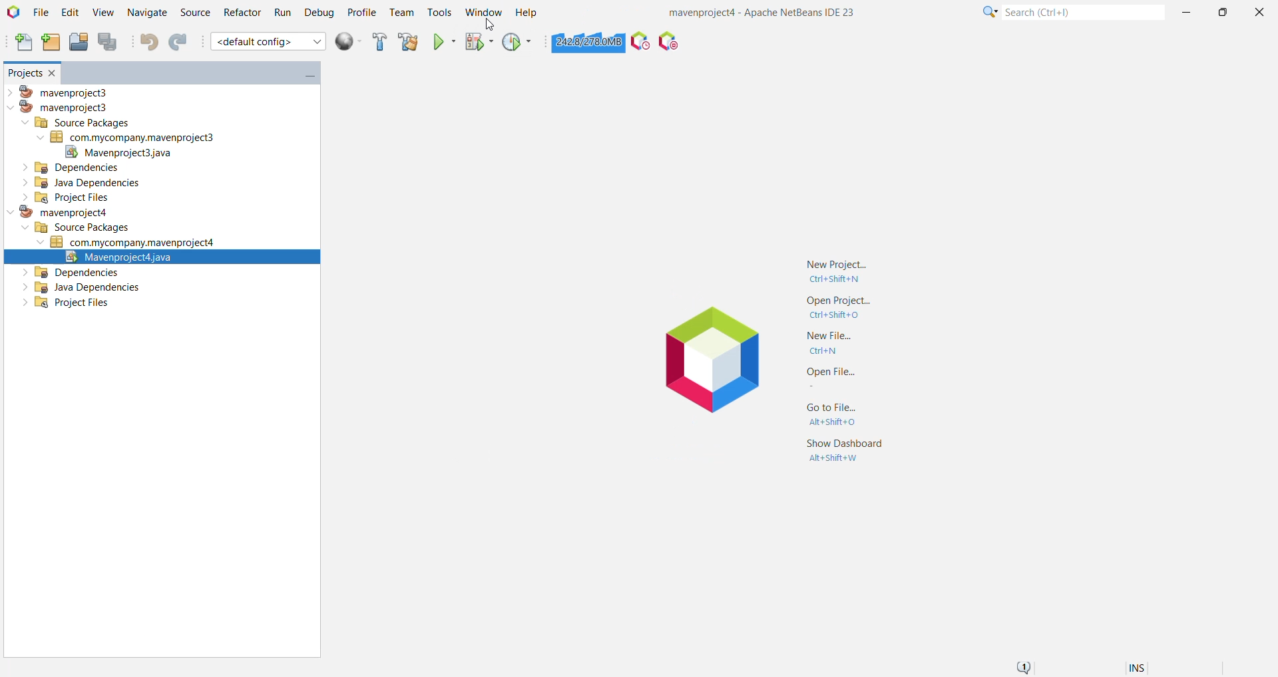 The width and height of the screenshot is (1278, 677). What do you see at coordinates (56, 213) in the screenshot?
I see `mavenproject4` at bounding box center [56, 213].